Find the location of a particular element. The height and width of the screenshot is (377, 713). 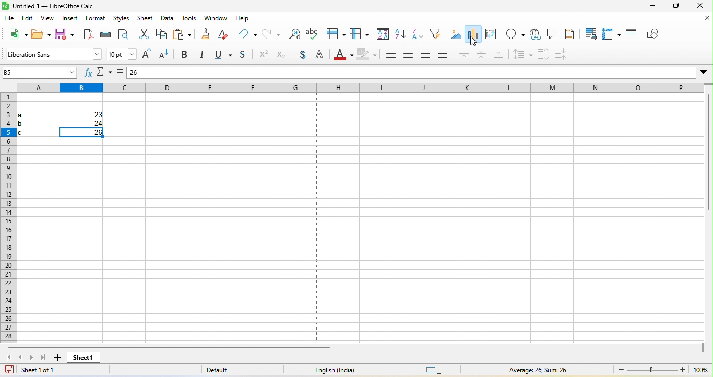

standard selection is located at coordinates (438, 369).